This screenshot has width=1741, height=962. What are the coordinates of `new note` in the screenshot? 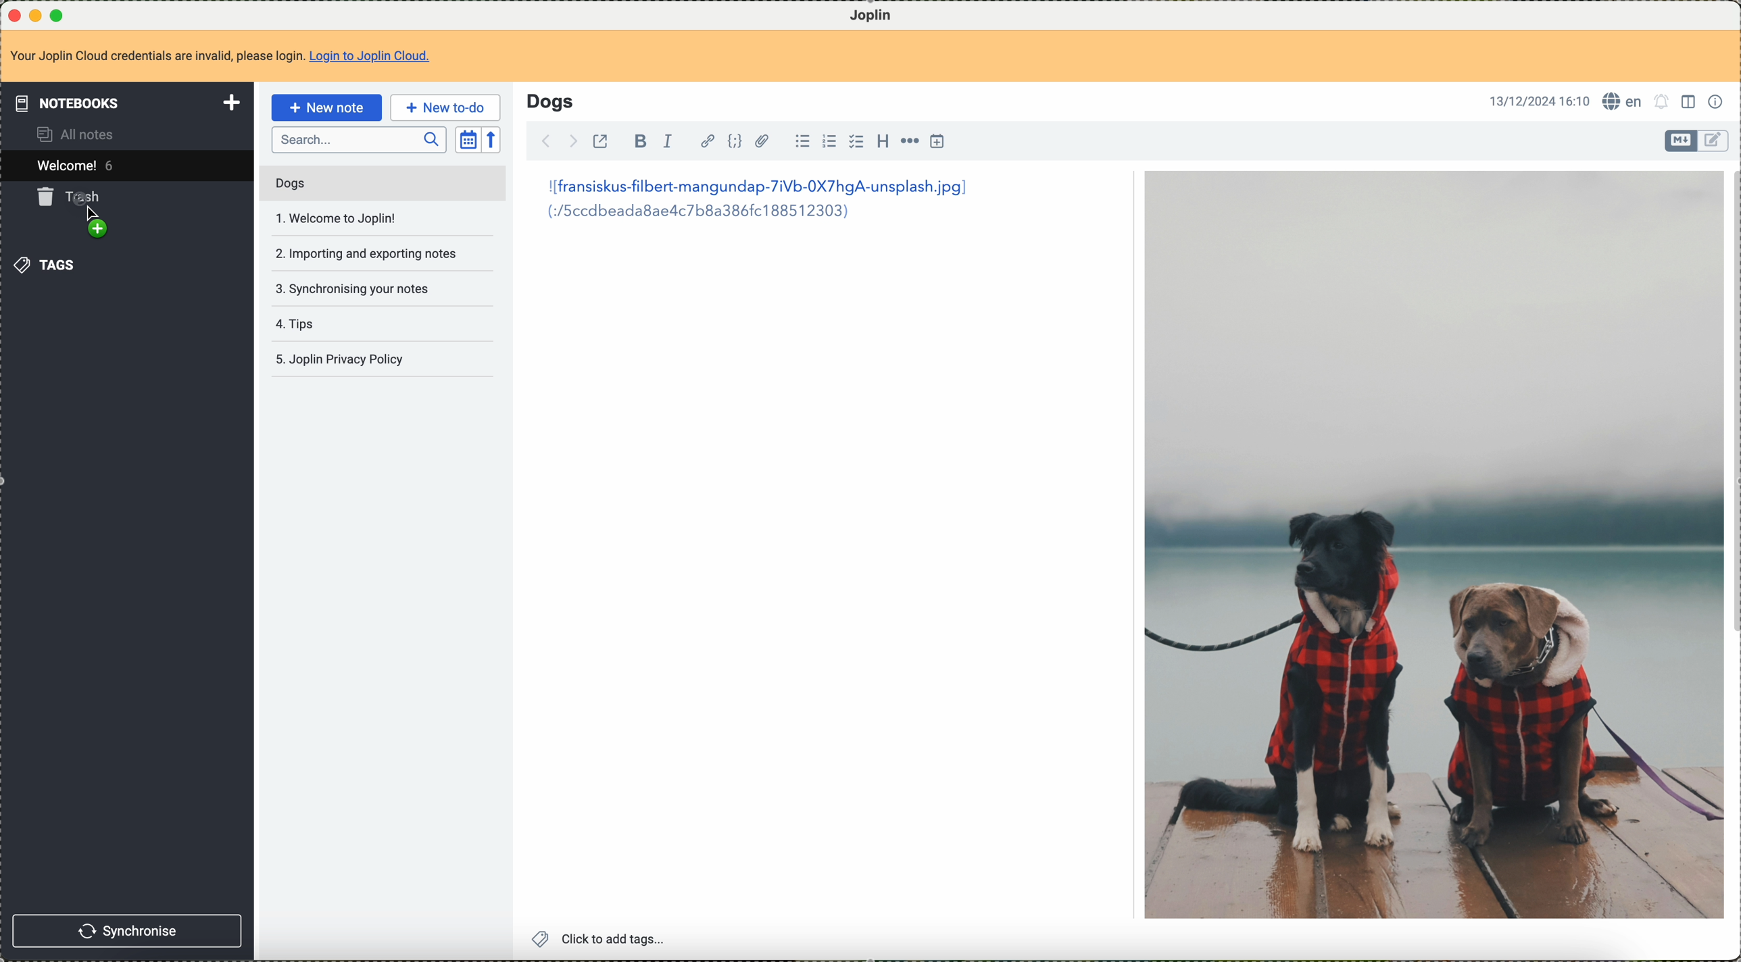 It's located at (325, 107).